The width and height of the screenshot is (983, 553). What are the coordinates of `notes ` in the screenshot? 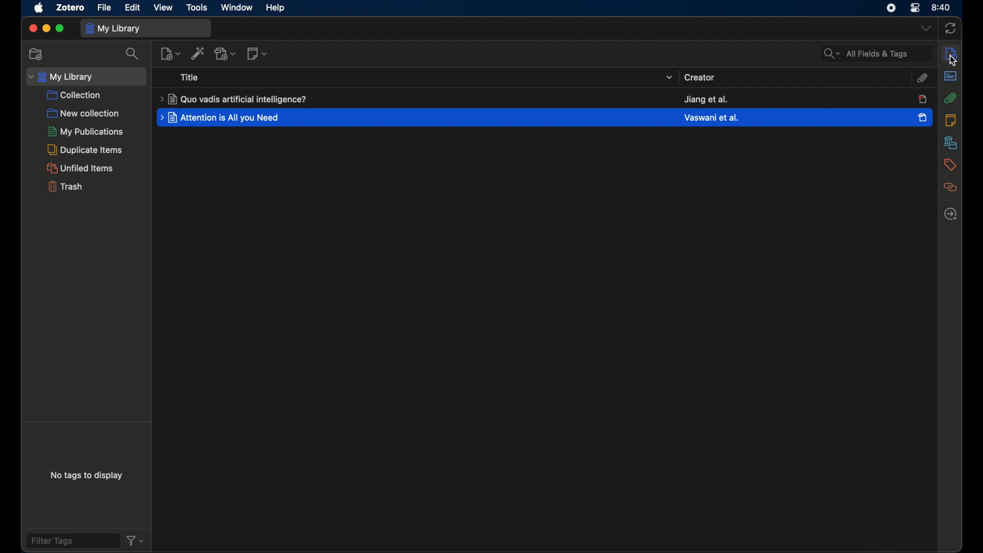 It's located at (952, 121).